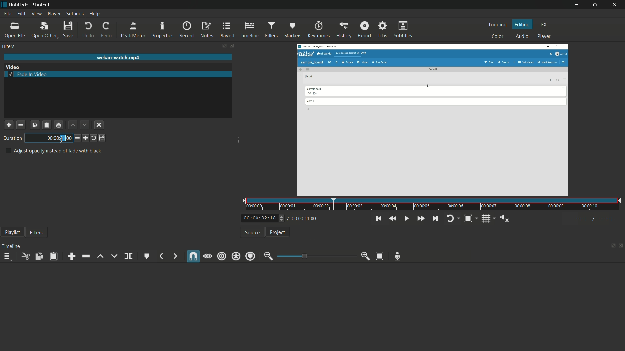 The height and width of the screenshot is (351, 625). What do you see at coordinates (306, 219) in the screenshot?
I see `total time` at bounding box center [306, 219].